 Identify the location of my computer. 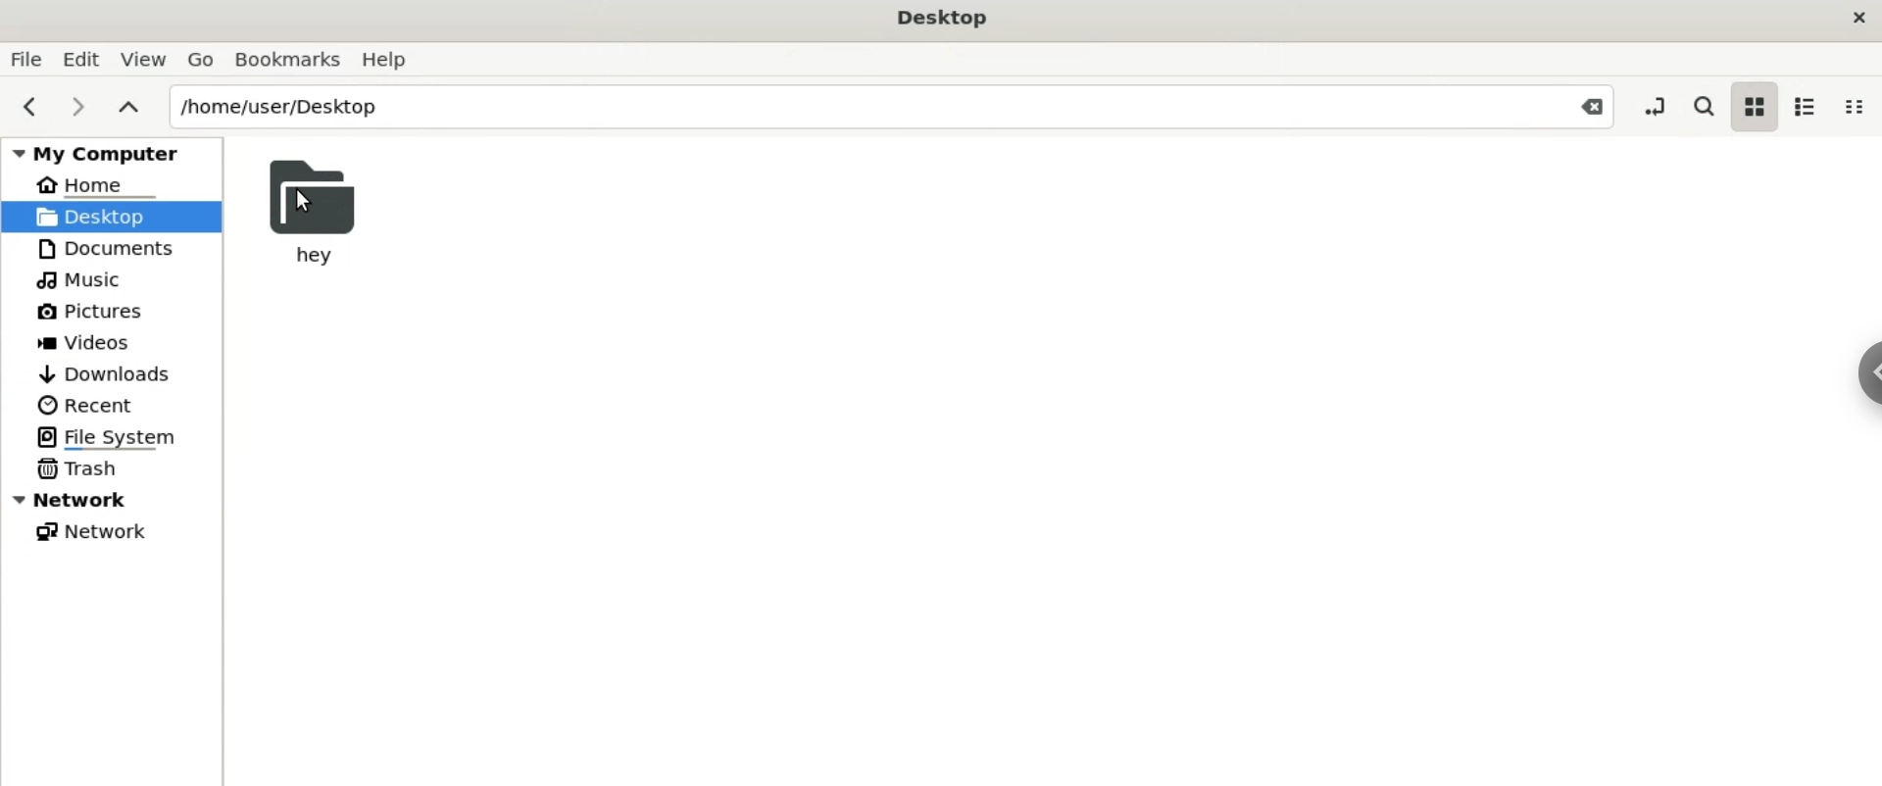
(115, 149).